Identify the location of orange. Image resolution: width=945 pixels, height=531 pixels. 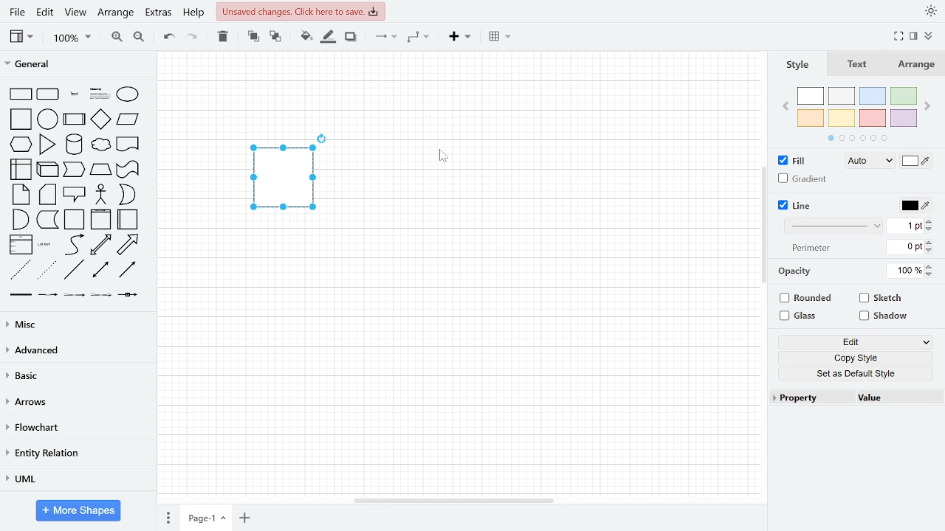
(811, 119).